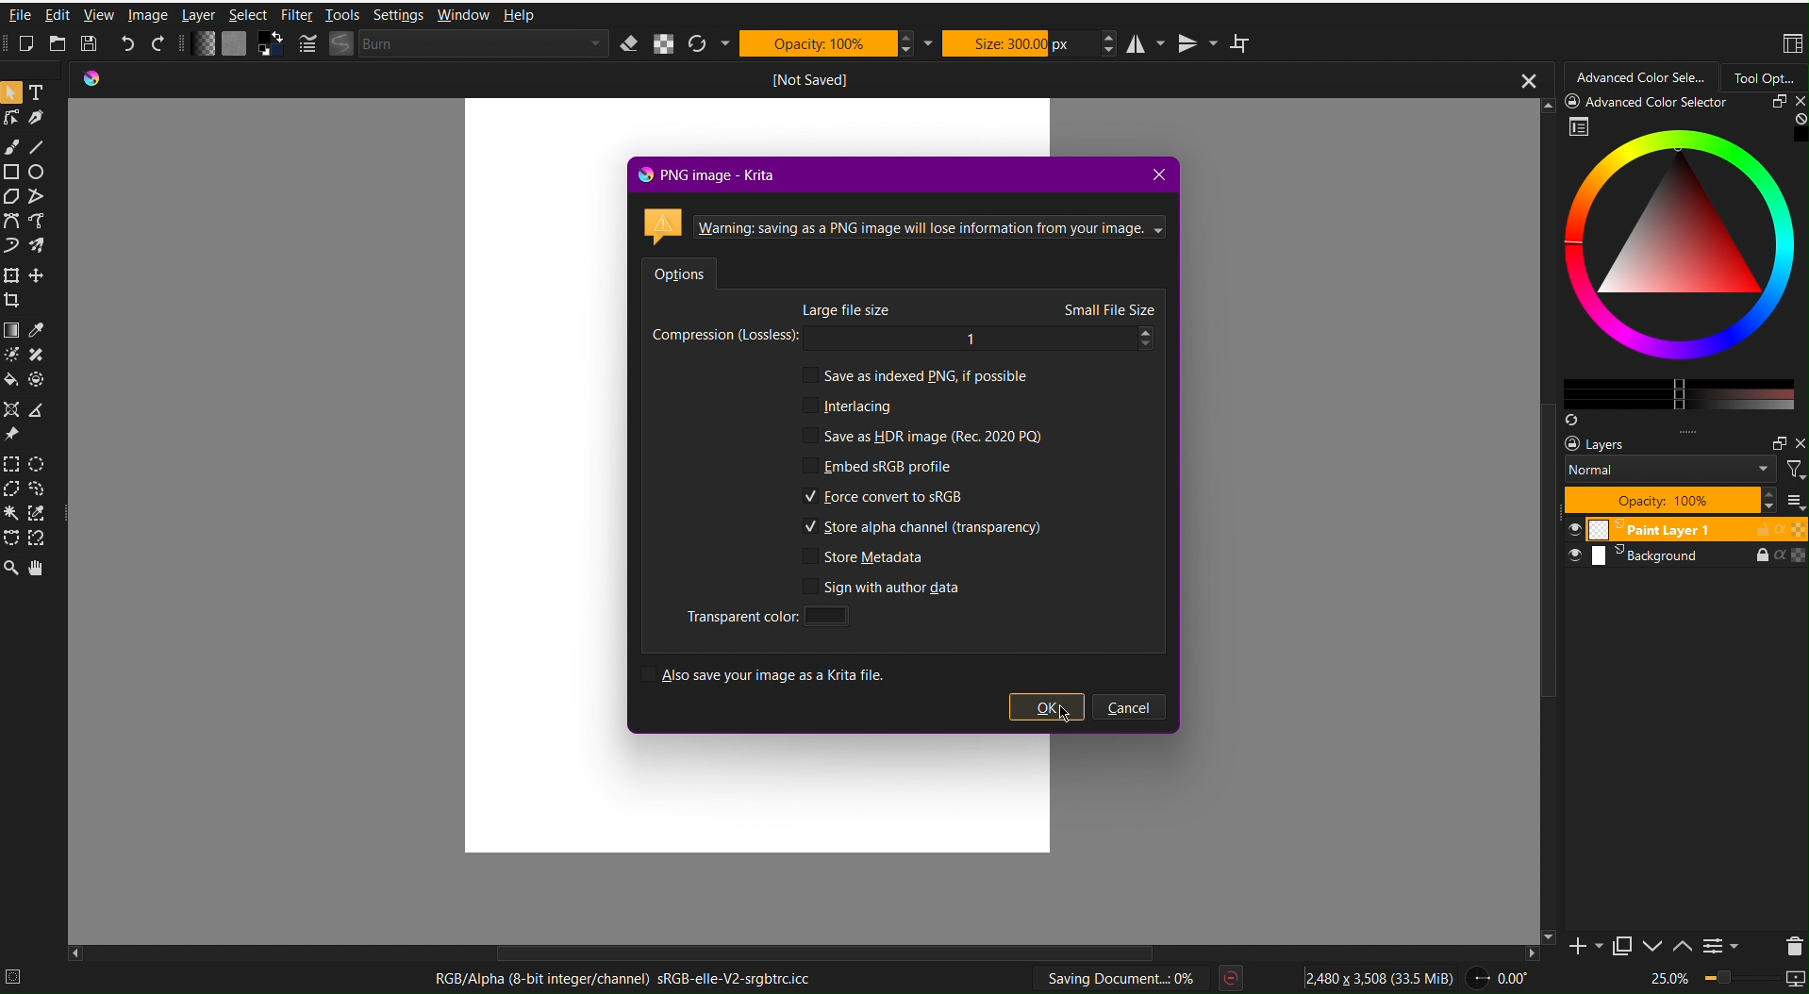 The image size is (1809, 994). What do you see at coordinates (1724, 980) in the screenshot?
I see `Zoom` at bounding box center [1724, 980].